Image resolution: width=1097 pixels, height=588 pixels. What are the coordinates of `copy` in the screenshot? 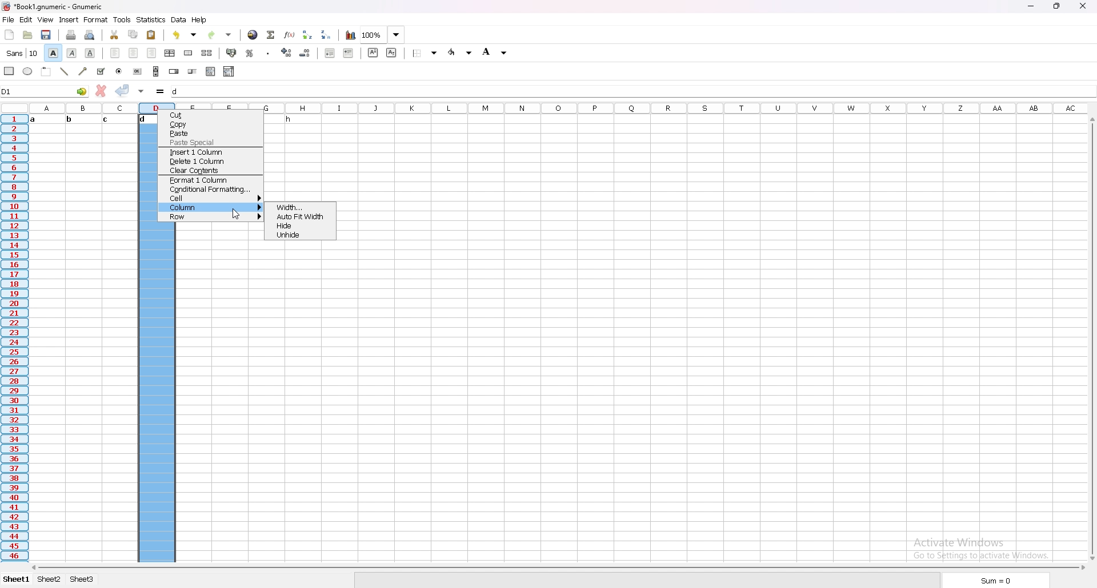 It's located at (134, 34).